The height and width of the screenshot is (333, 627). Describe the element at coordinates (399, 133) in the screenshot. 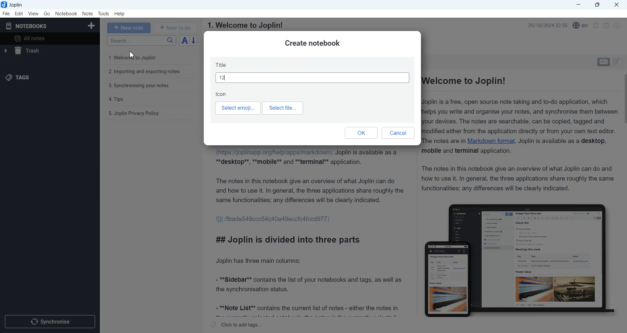

I see `Cancel` at that location.